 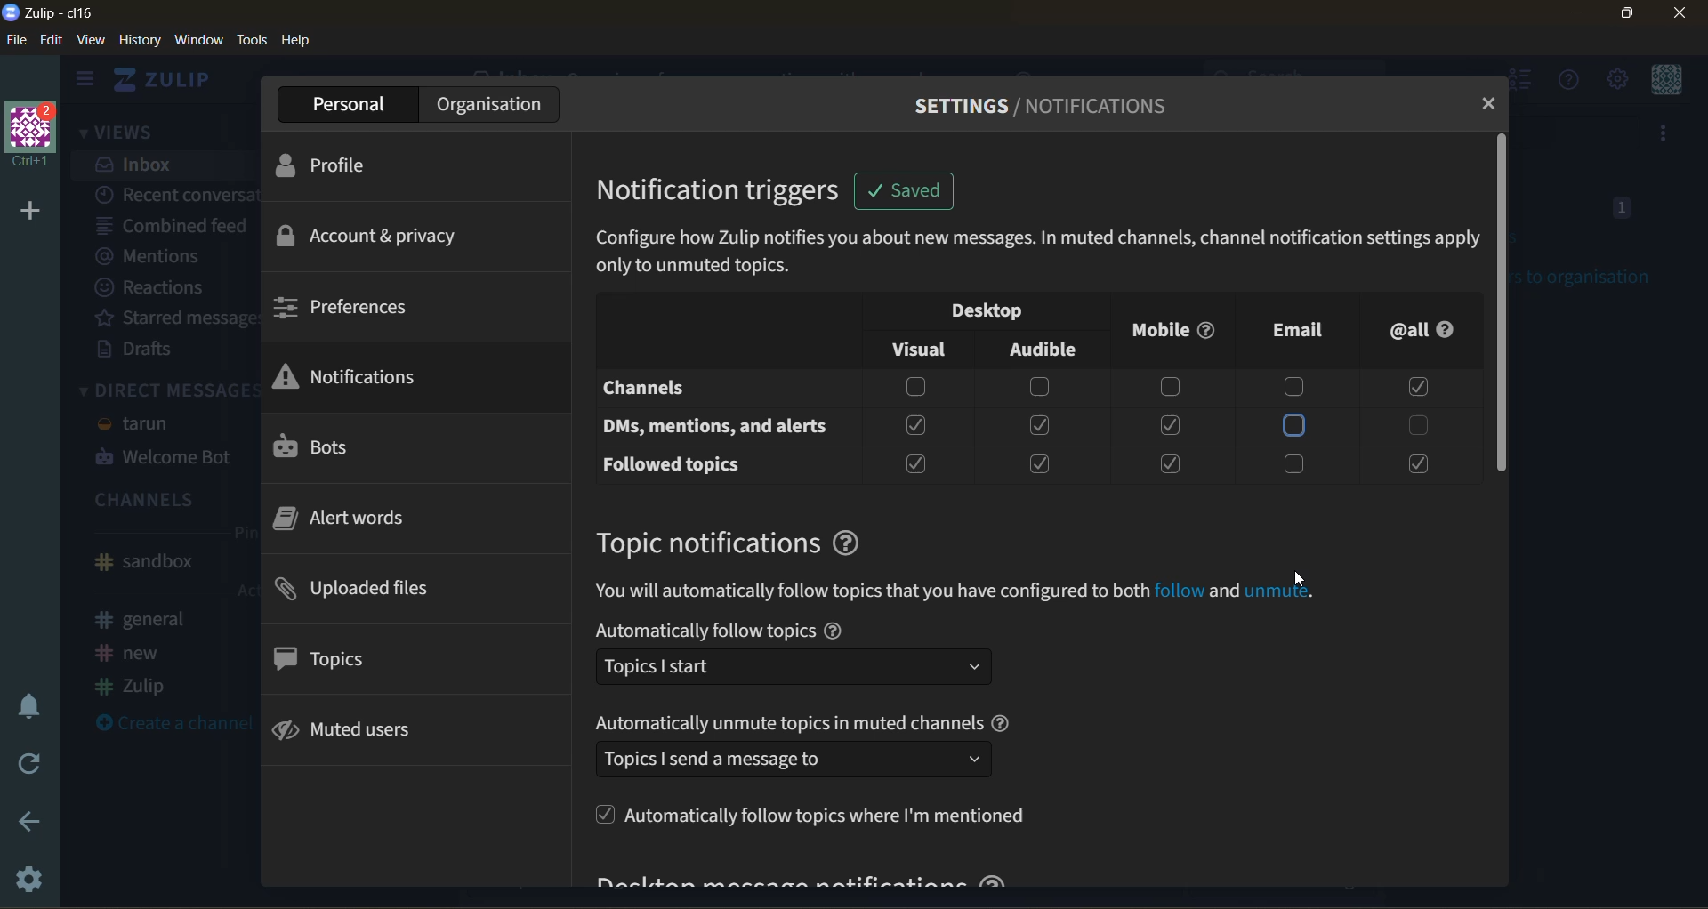 I want to click on checkbox, so click(x=1036, y=426).